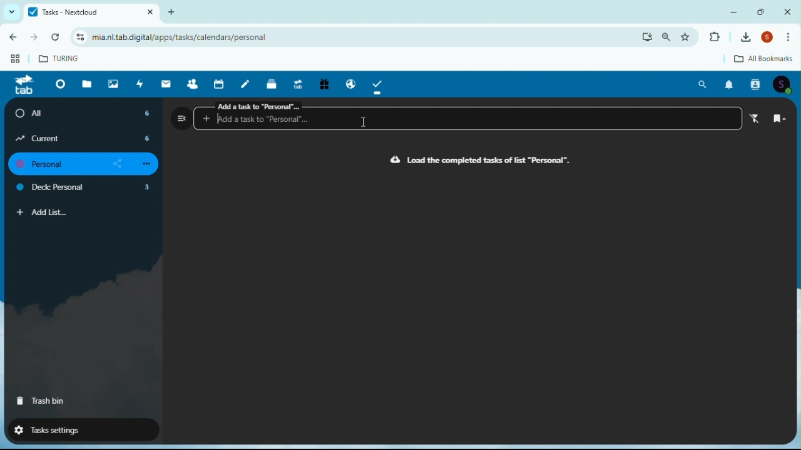 The width and height of the screenshot is (801, 450). What do you see at coordinates (9, 12) in the screenshot?
I see `dropdown` at bounding box center [9, 12].